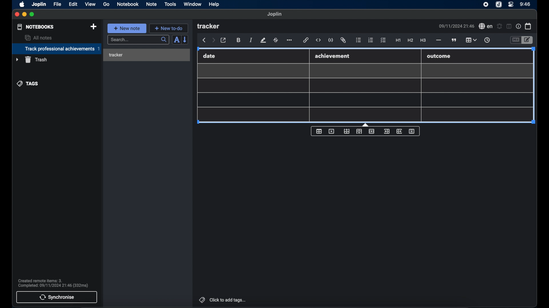 The image size is (549, 308). Describe the element at coordinates (222, 300) in the screenshot. I see `click to add tags` at that location.